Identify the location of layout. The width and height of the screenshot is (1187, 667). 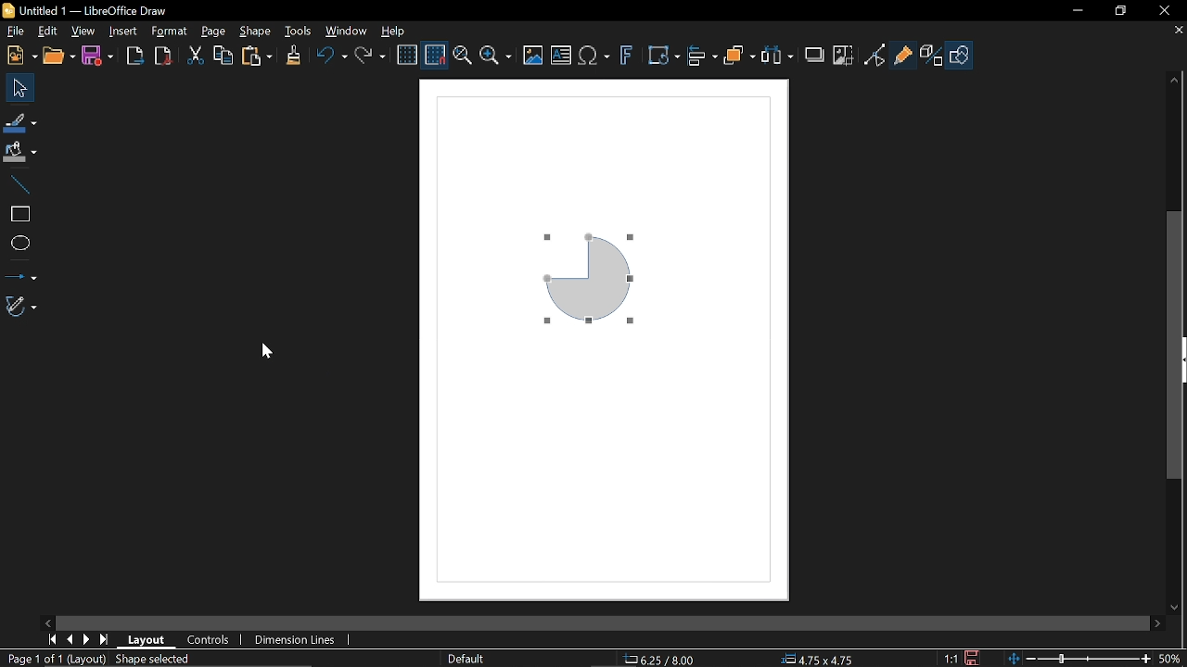
(147, 641).